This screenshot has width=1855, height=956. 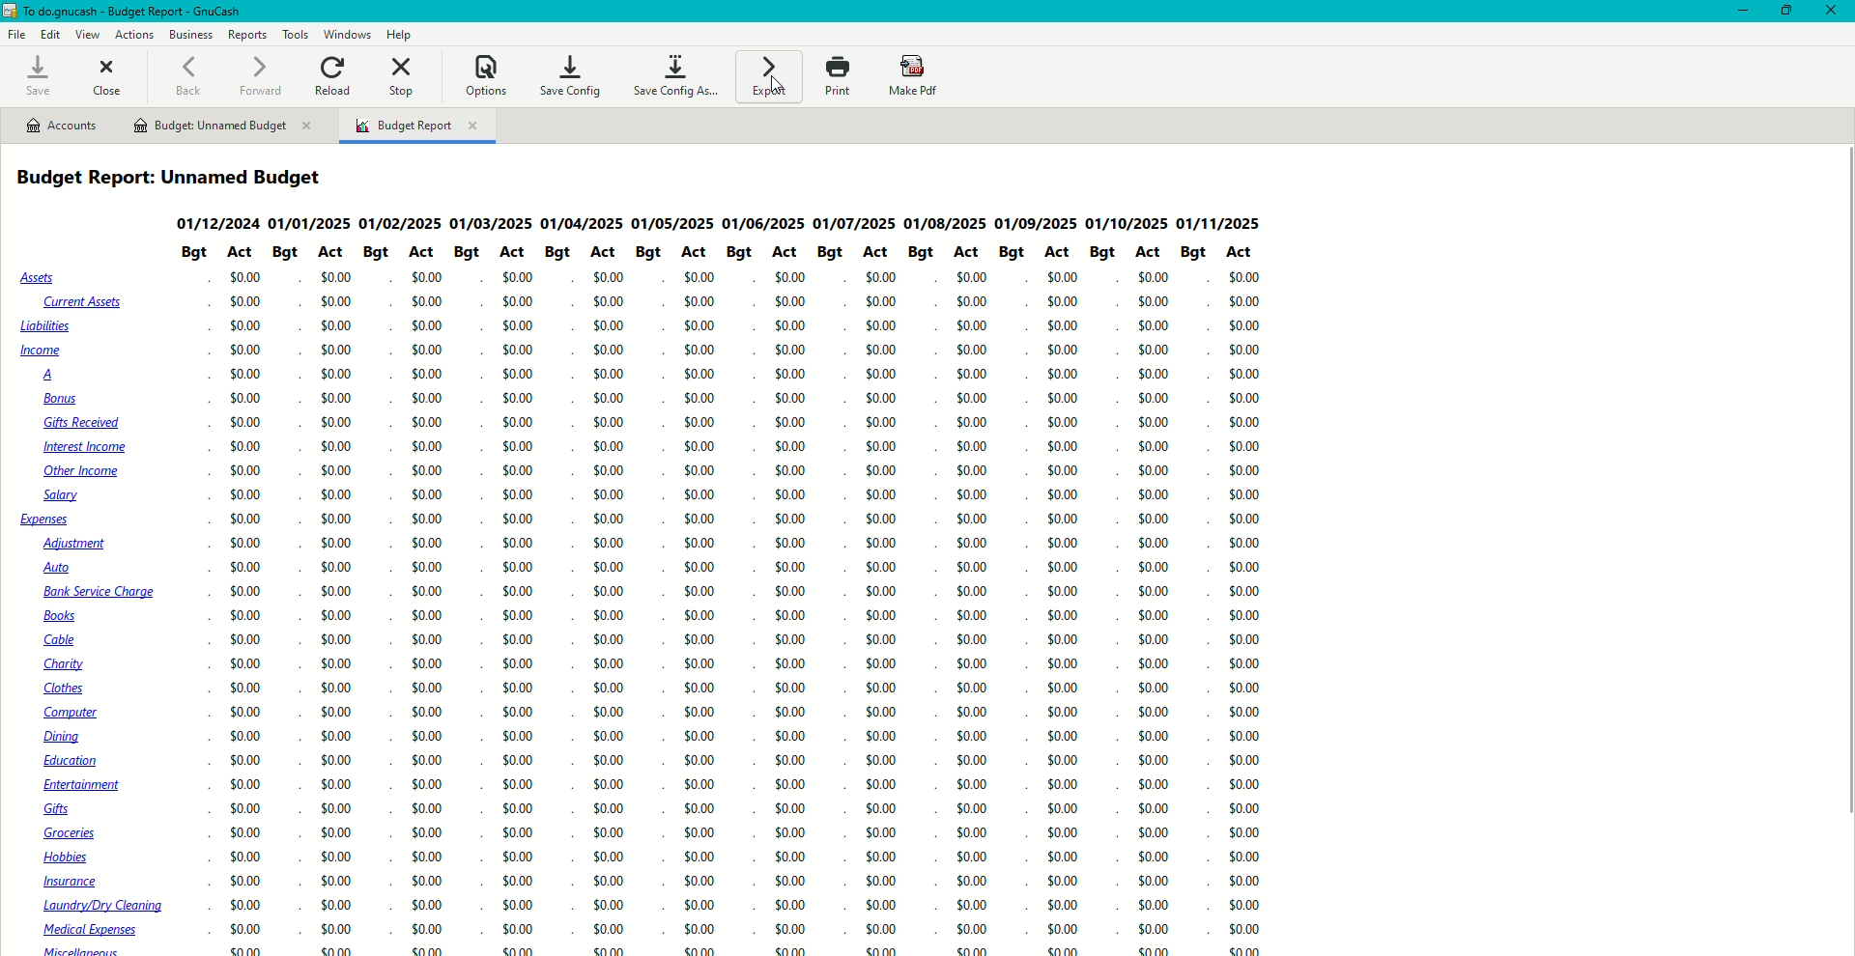 I want to click on $0.00, so click(x=611, y=495).